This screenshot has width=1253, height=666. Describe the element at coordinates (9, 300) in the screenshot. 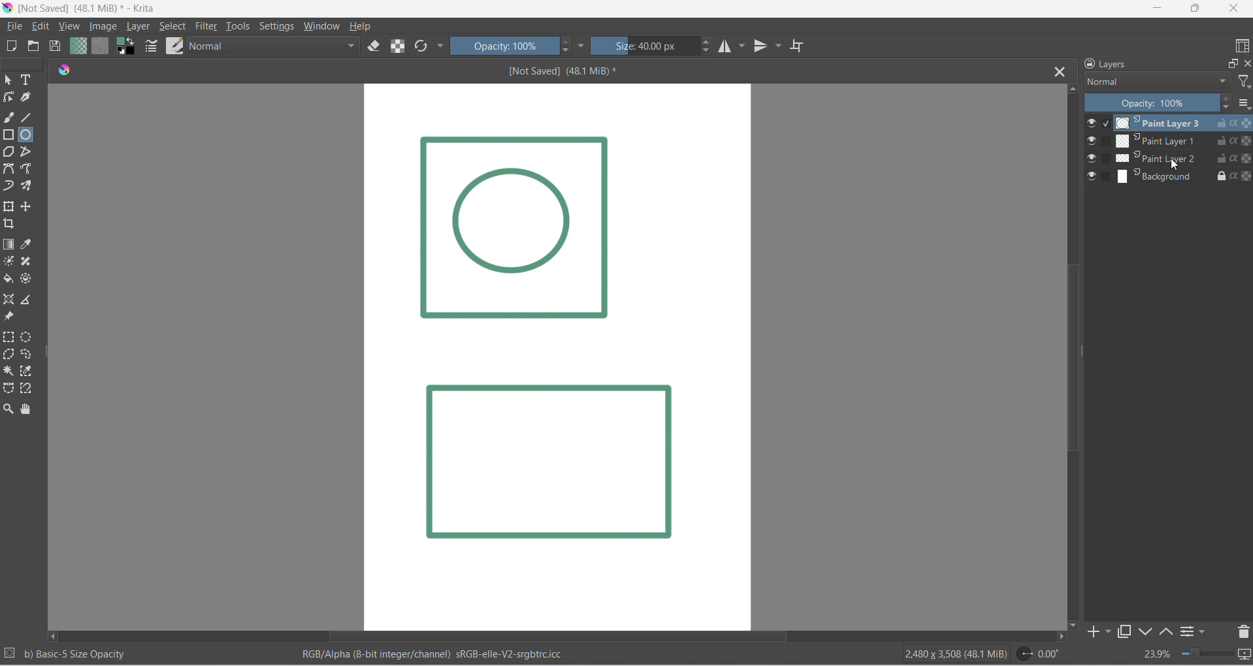

I see `assistant tool` at that location.